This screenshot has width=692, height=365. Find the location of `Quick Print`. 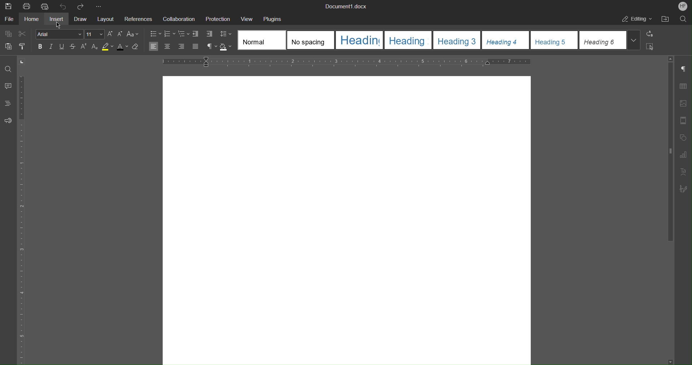

Quick Print is located at coordinates (45, 6).